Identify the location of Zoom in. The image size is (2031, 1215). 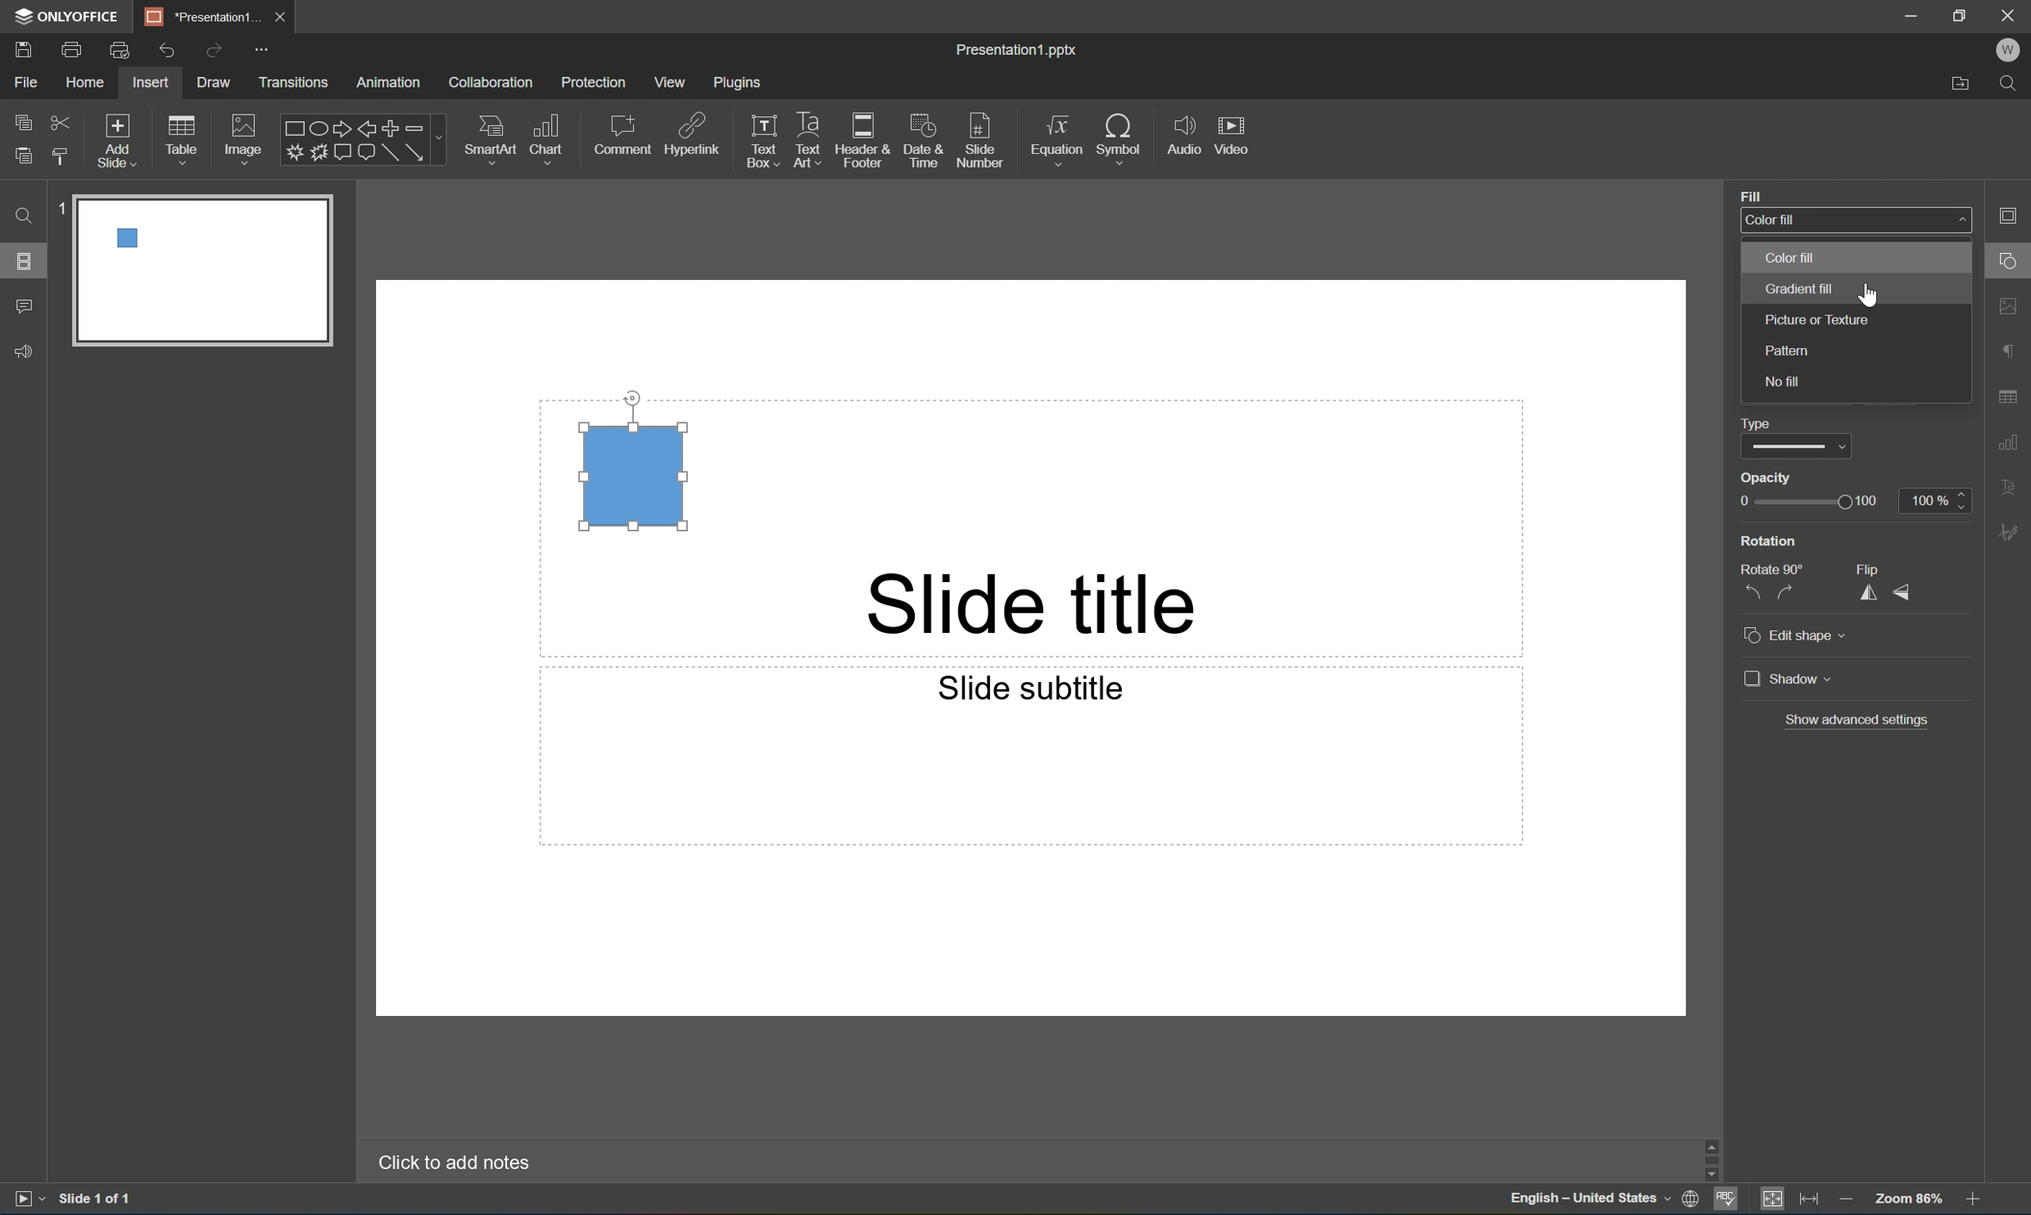
(1978, 1199).